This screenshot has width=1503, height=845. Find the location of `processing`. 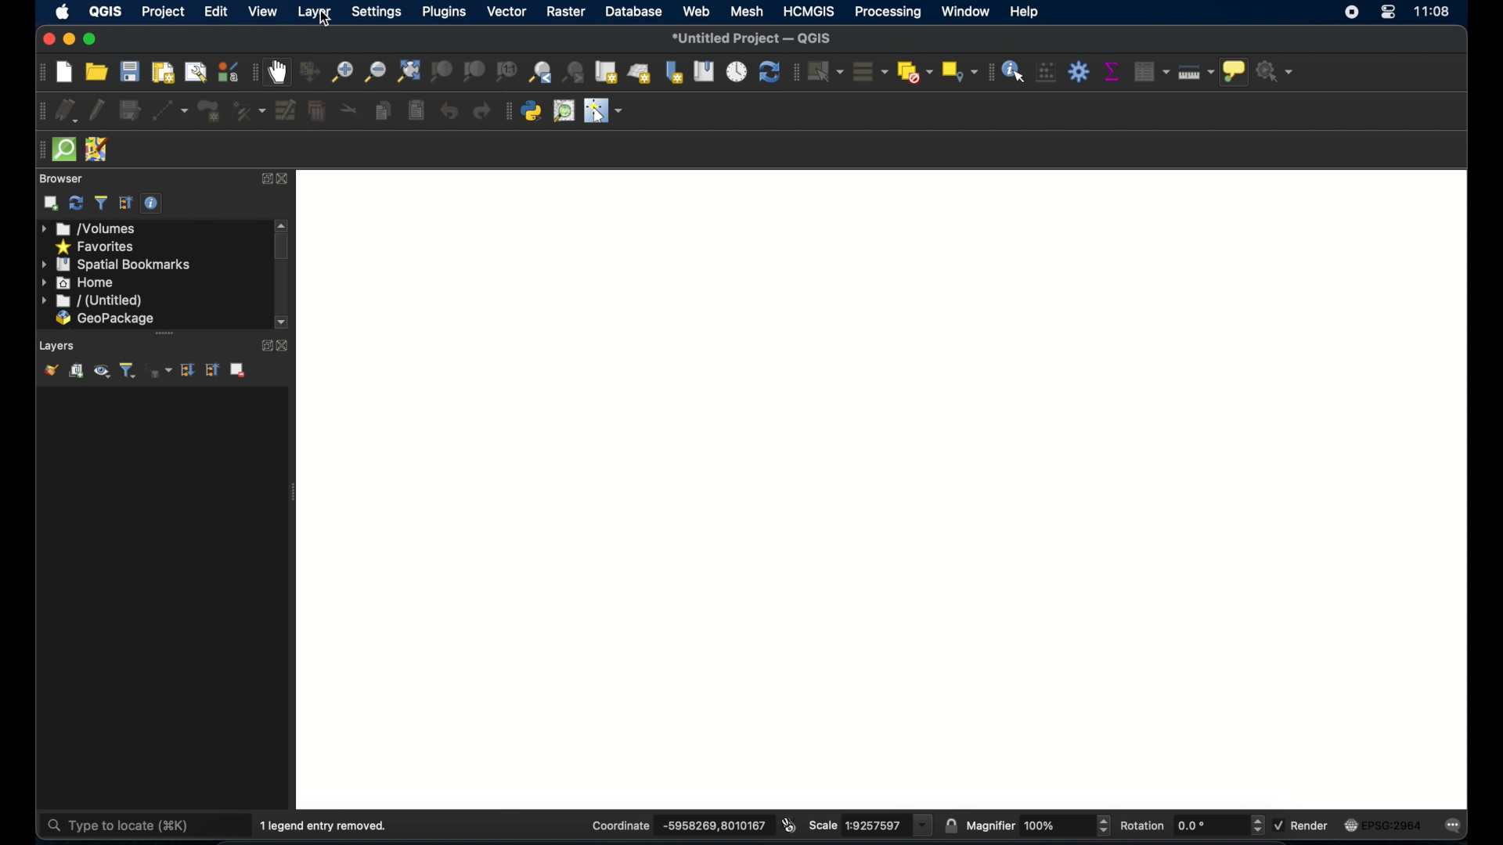

processing is located at coordinates (886, 12).